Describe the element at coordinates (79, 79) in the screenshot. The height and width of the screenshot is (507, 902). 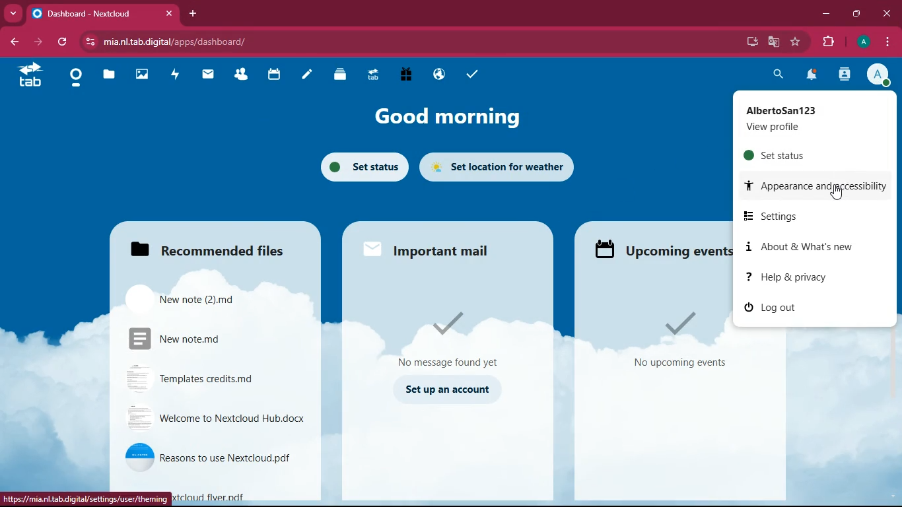
I see `home` at that location.